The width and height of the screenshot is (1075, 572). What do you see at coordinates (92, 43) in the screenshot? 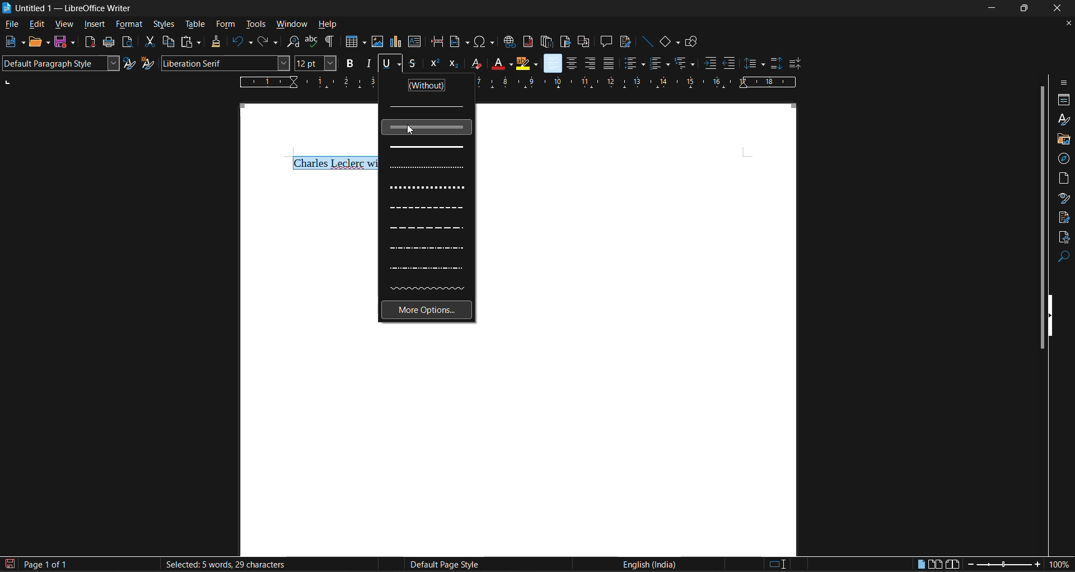
I see `export directly as PDF` at bounding box center [92, 43].